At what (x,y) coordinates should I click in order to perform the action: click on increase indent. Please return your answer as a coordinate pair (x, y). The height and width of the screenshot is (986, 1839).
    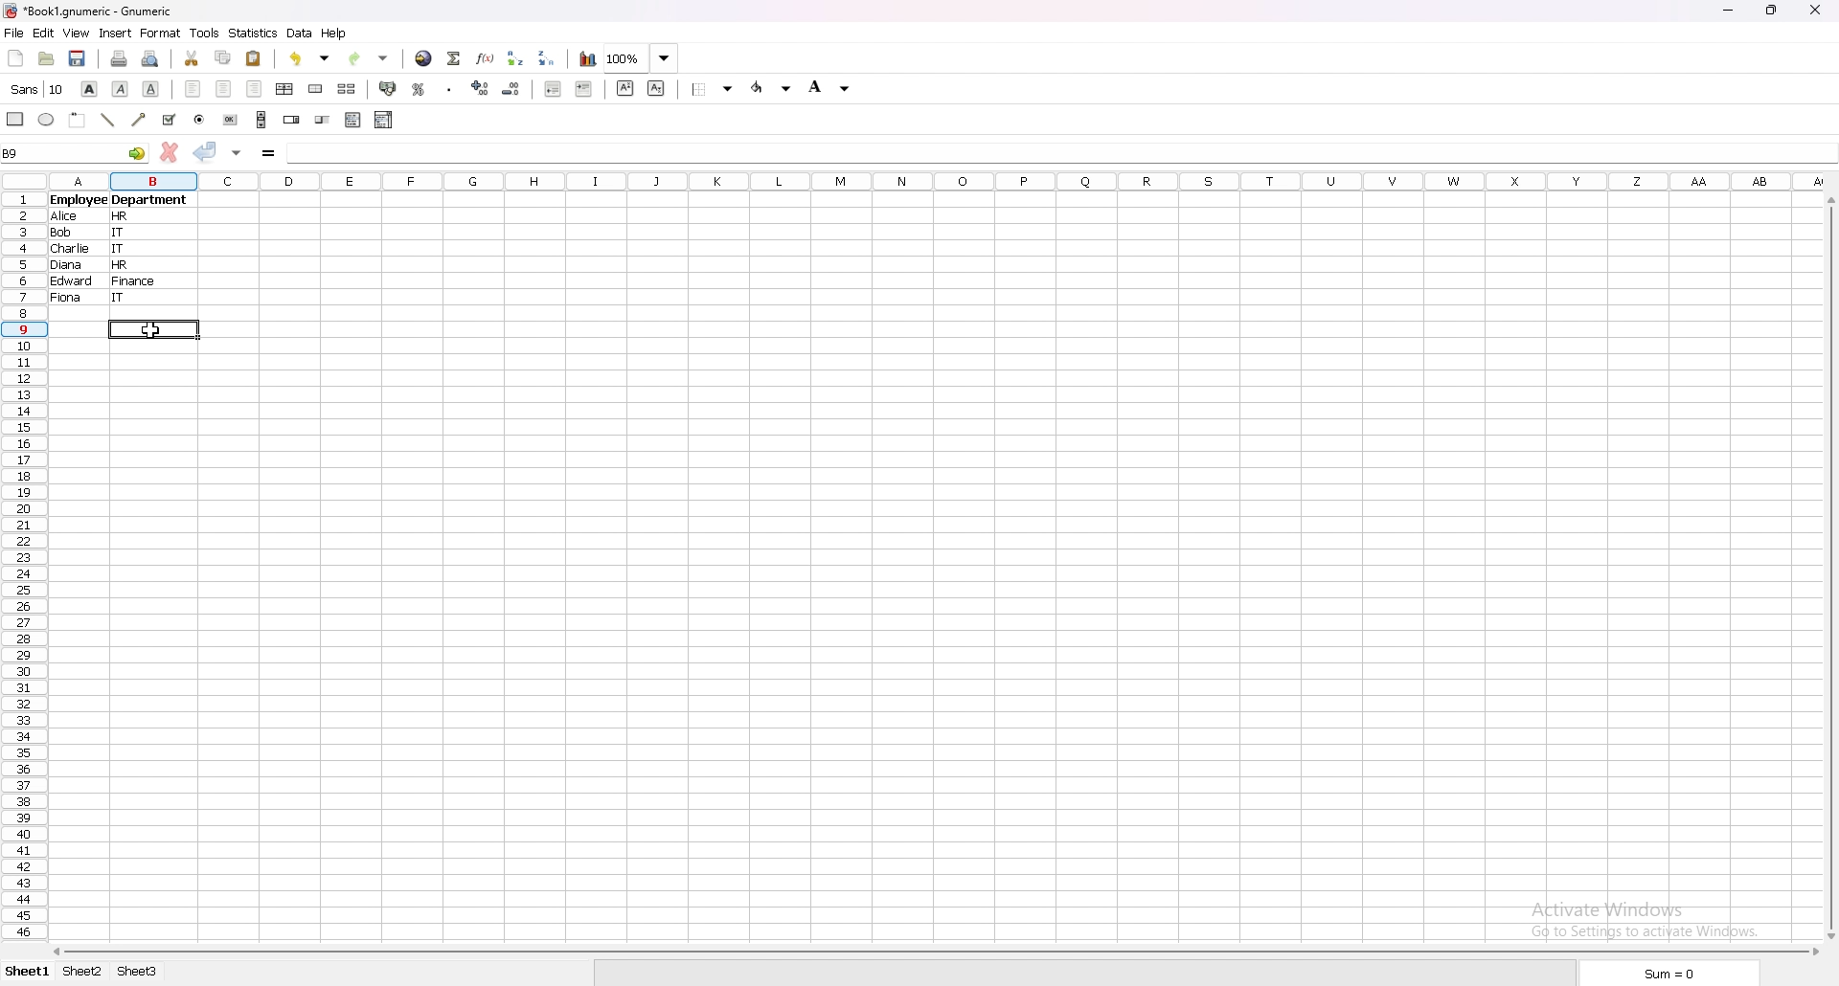
    Looking at the image, I should click on (584, 89).